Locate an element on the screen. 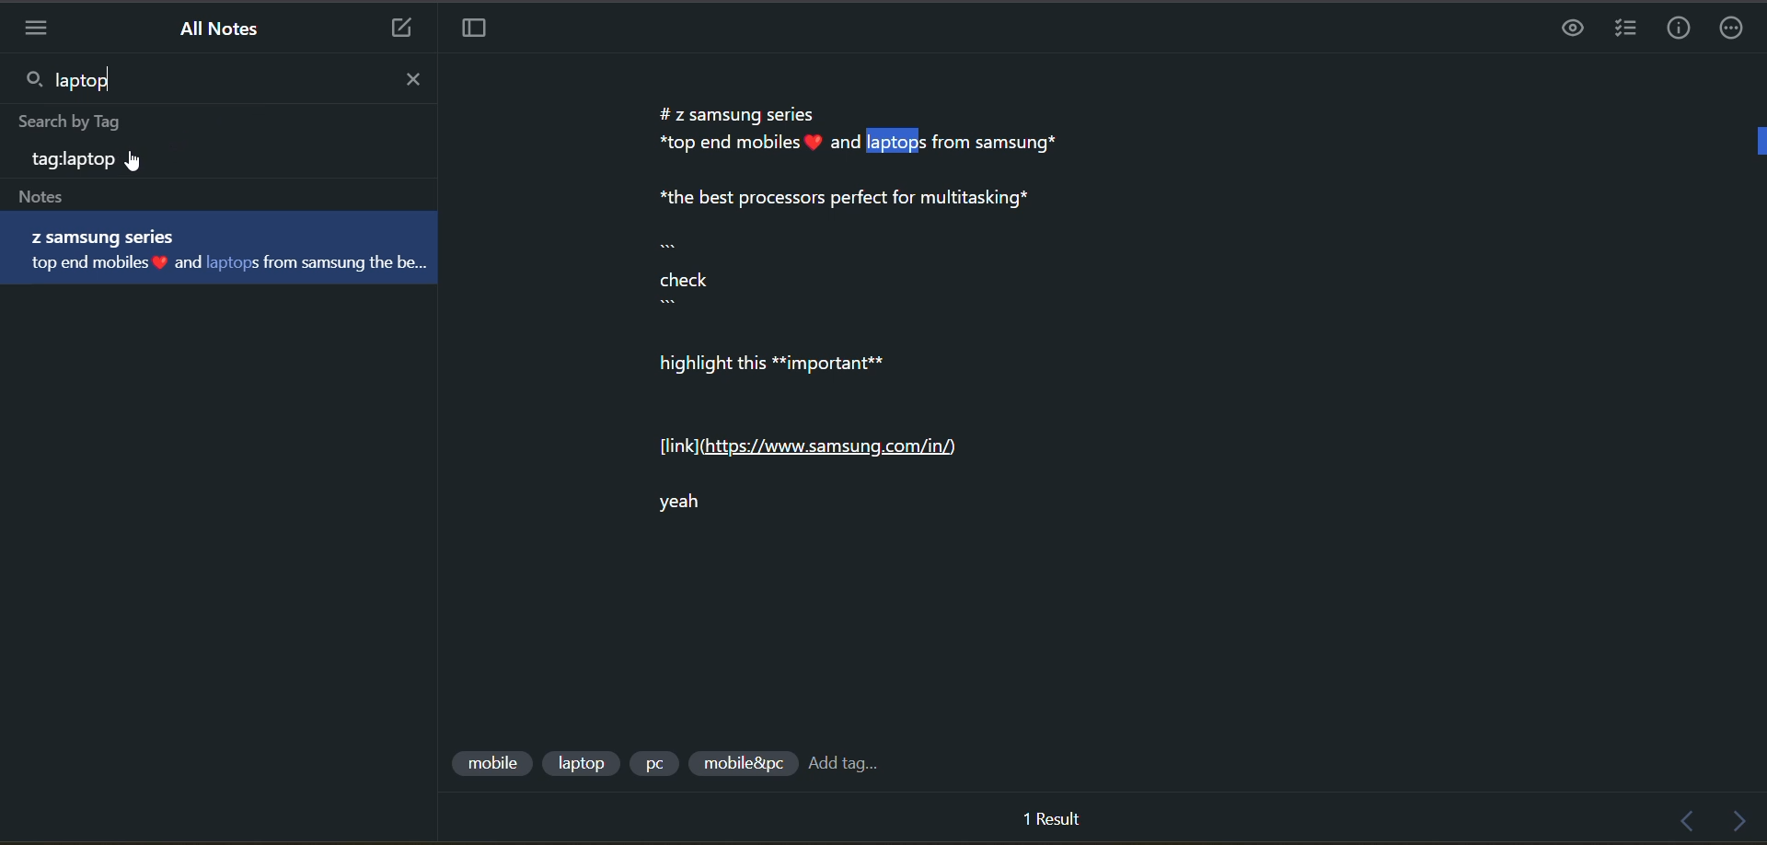  top end mobiles # and laptops from samsung the be... is located at coordinates (236, 267).